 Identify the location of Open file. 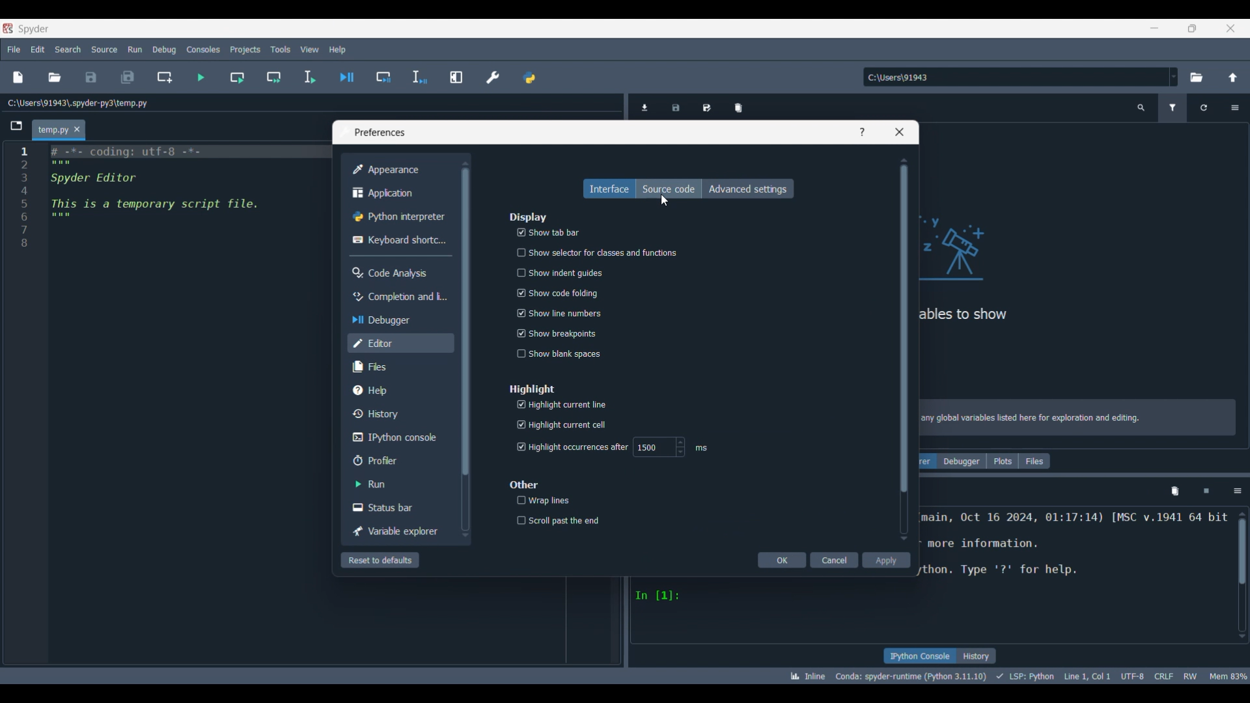
(55, 77).